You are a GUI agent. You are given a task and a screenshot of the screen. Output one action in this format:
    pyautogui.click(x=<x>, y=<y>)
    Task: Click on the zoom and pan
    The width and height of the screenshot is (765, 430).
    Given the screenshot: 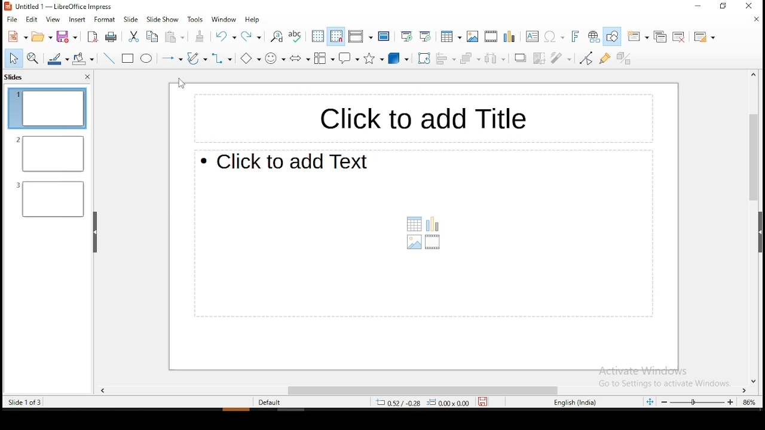 What is the action you would take?
    pyautogui.click(x=34, y=59)
    